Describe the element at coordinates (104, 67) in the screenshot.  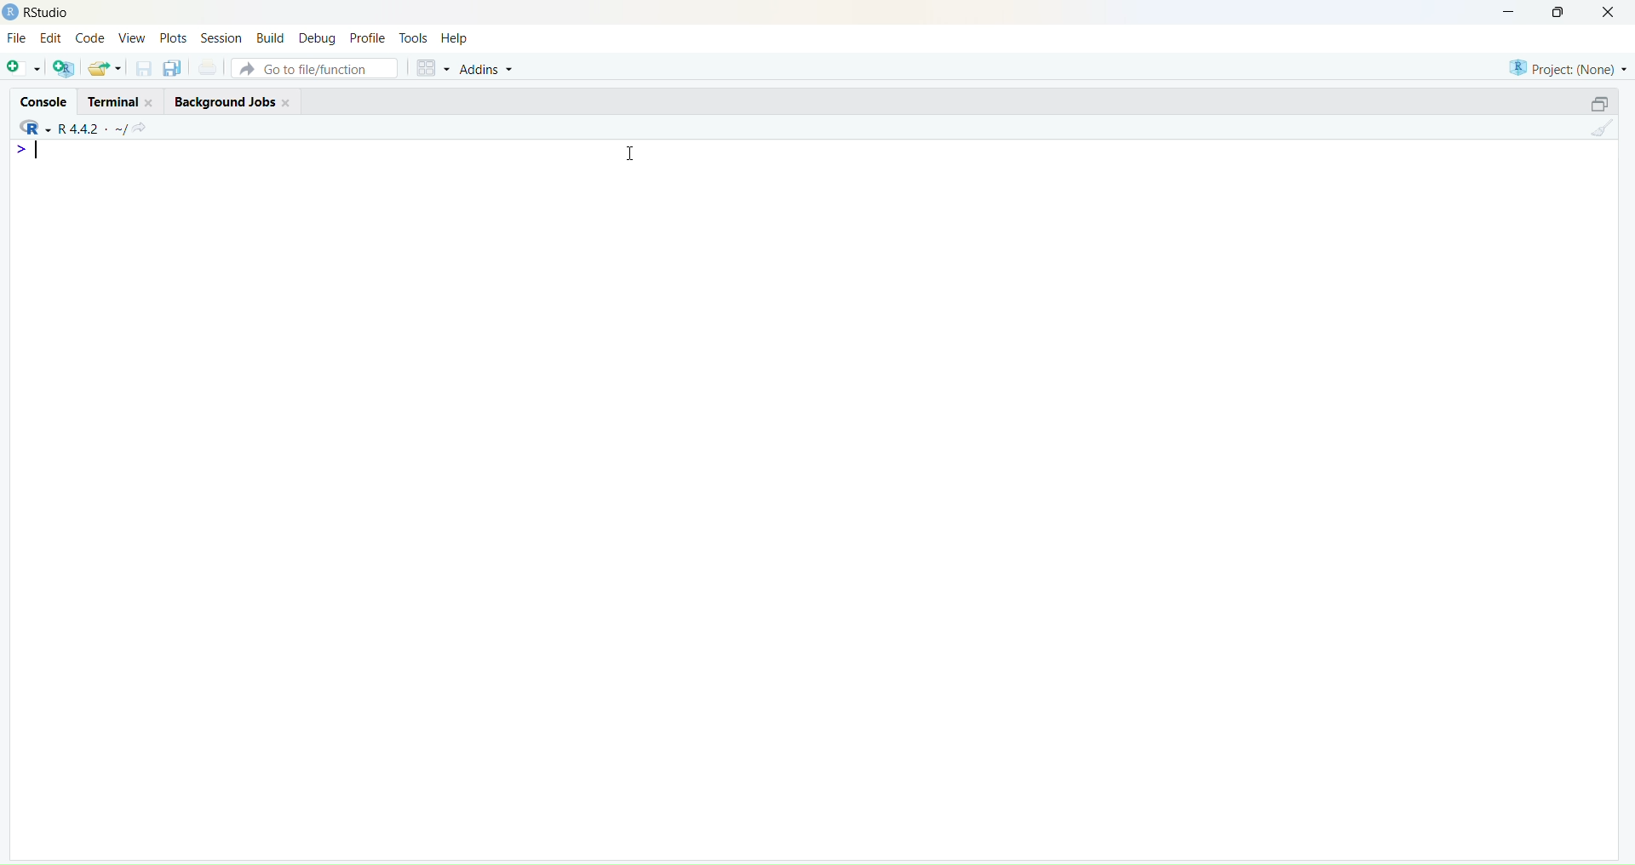
I see `share folder as` at that location.